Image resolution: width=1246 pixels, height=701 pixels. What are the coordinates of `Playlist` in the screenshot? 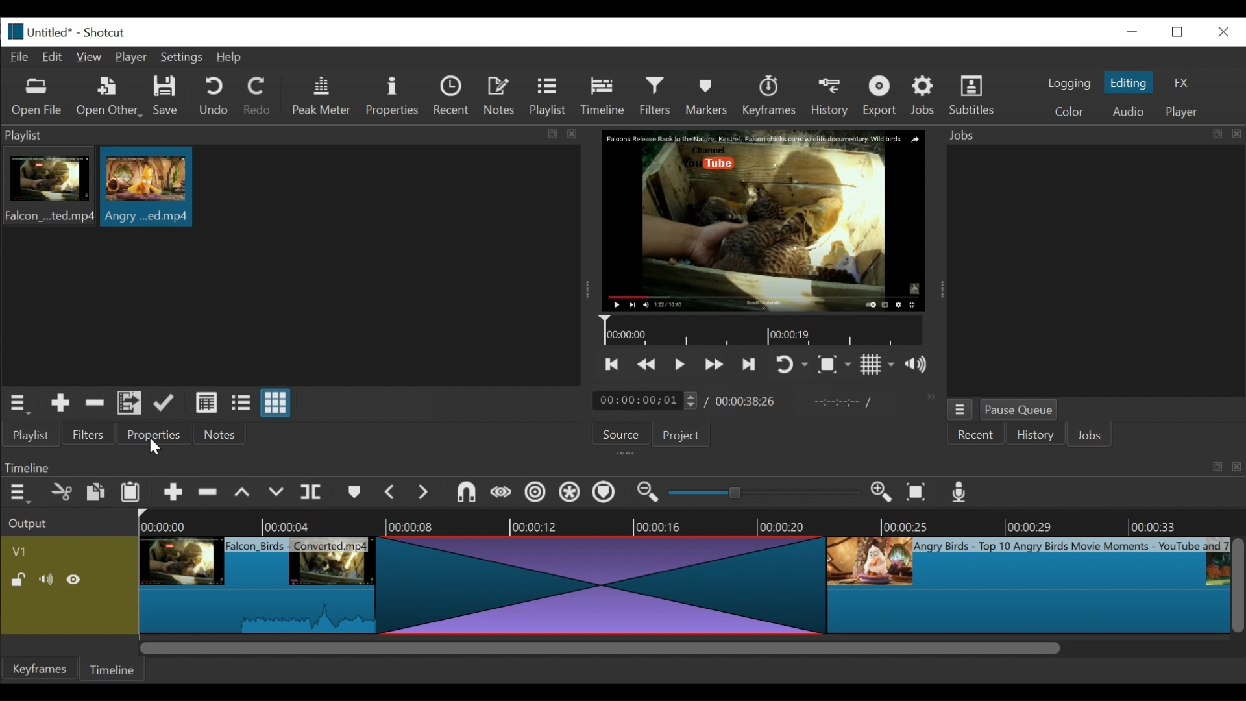 It's located at (548, 97).